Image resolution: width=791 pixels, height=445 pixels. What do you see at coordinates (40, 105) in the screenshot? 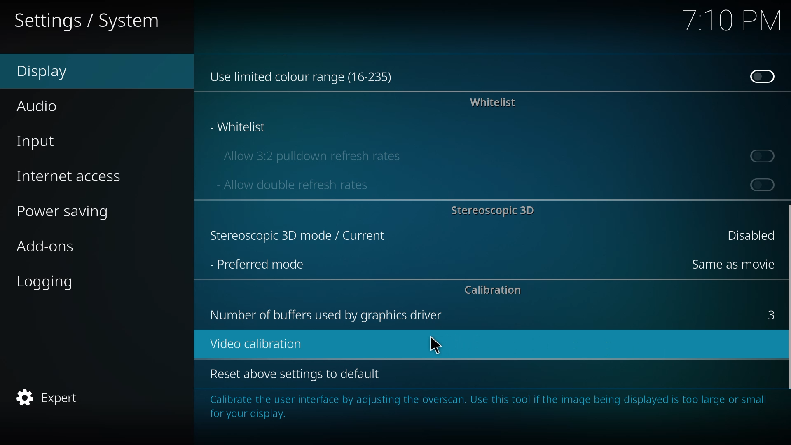
I see `audio` at bounding box center [40, 105].